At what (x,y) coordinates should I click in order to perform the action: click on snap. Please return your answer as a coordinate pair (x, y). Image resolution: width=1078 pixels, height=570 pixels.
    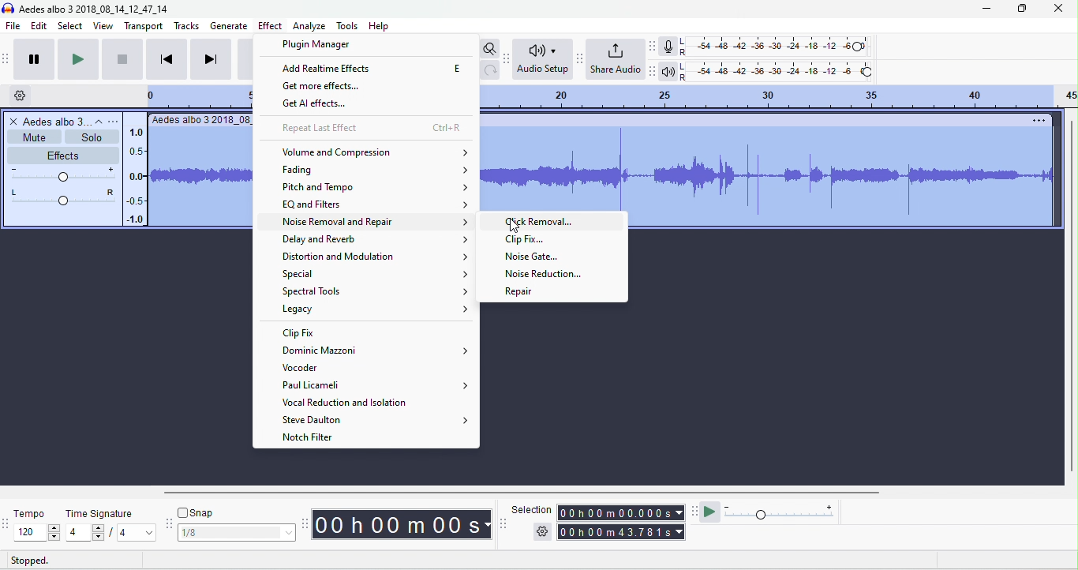
    Looking at the image, I should click on (198, 512).